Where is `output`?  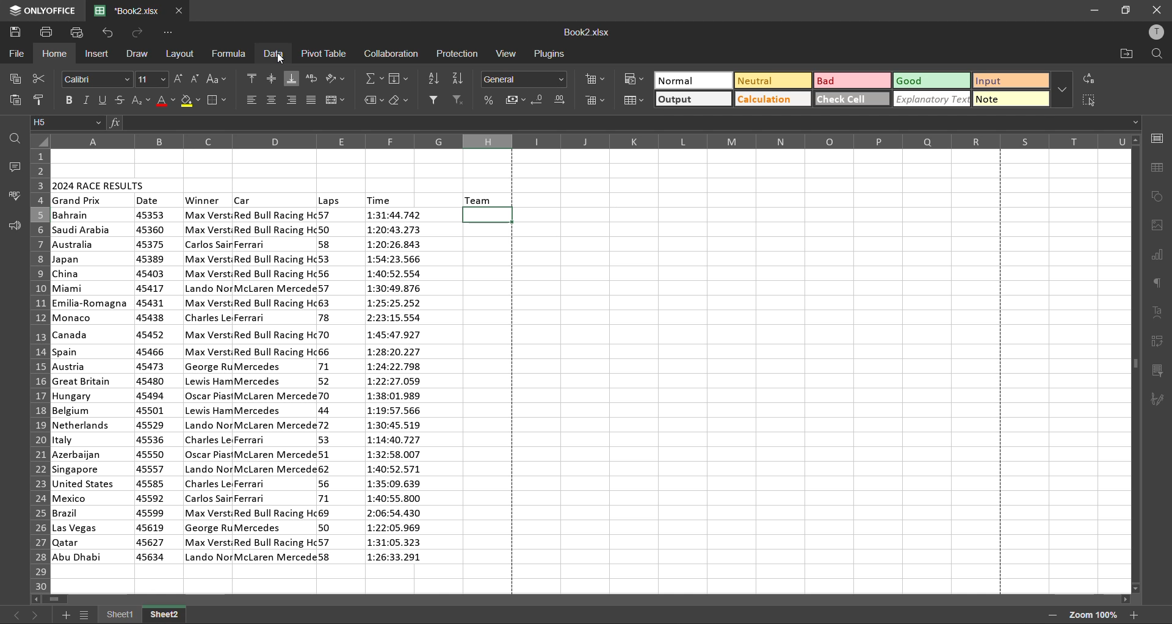
output is located at coordinates (694, 100).